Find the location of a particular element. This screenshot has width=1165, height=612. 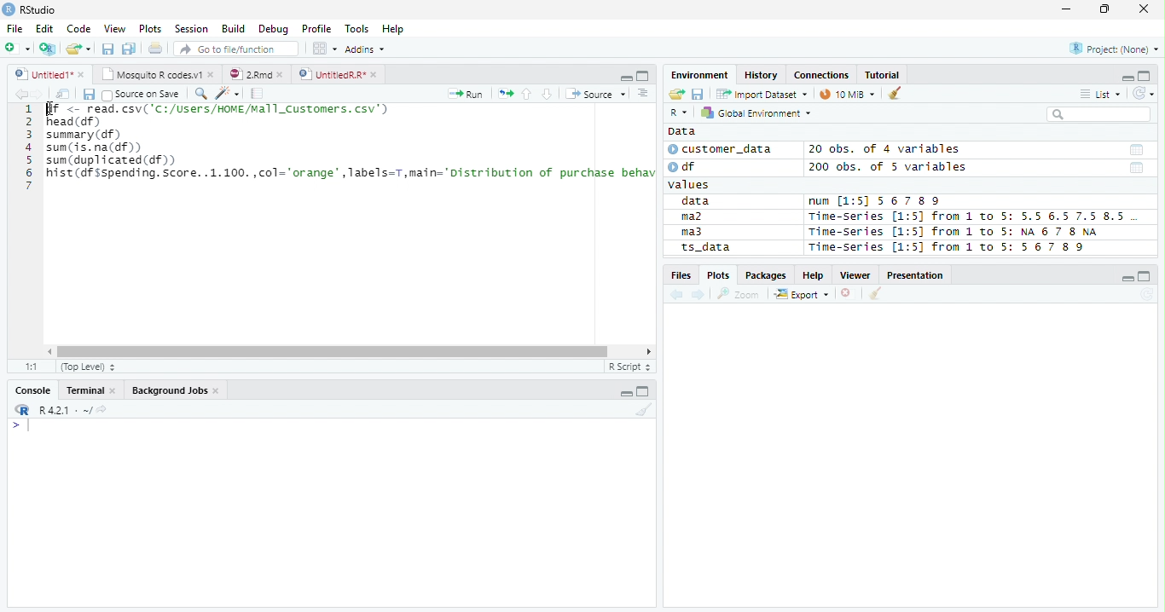

Presentation is located at coordinates (918, 275).